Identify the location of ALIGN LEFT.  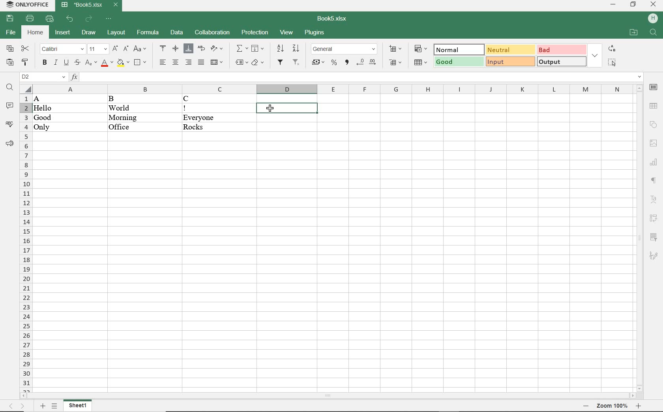
(163, 62).